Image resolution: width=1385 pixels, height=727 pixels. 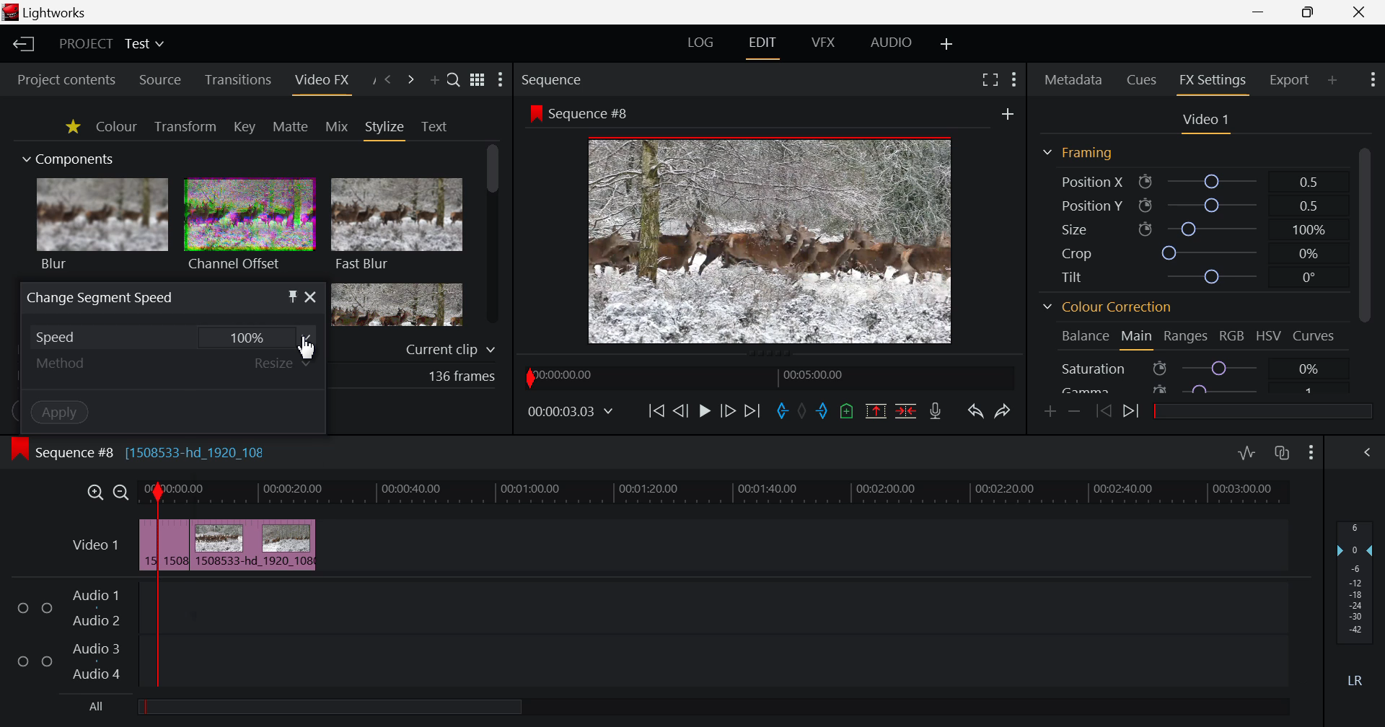 What do you see at coordinates (1050, 413) in the screenshot?
I see `Add keyframe` at bounding box center [1050, 413].